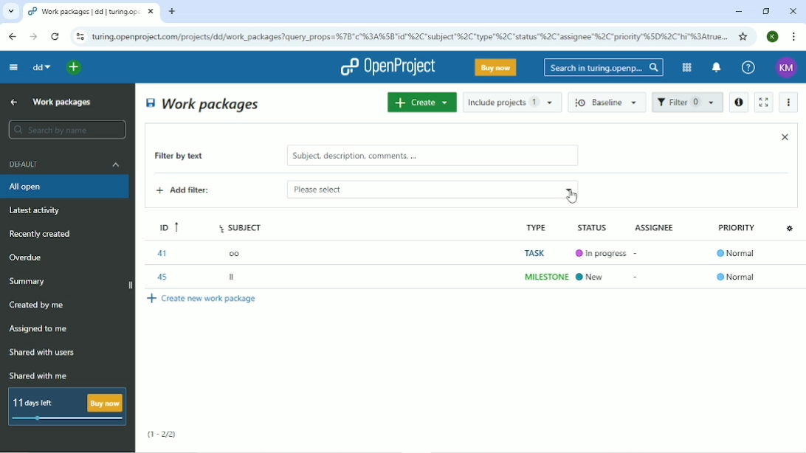 This screenshot has width=806, height=453. I want to click on Filter 1, so click(687, 103).